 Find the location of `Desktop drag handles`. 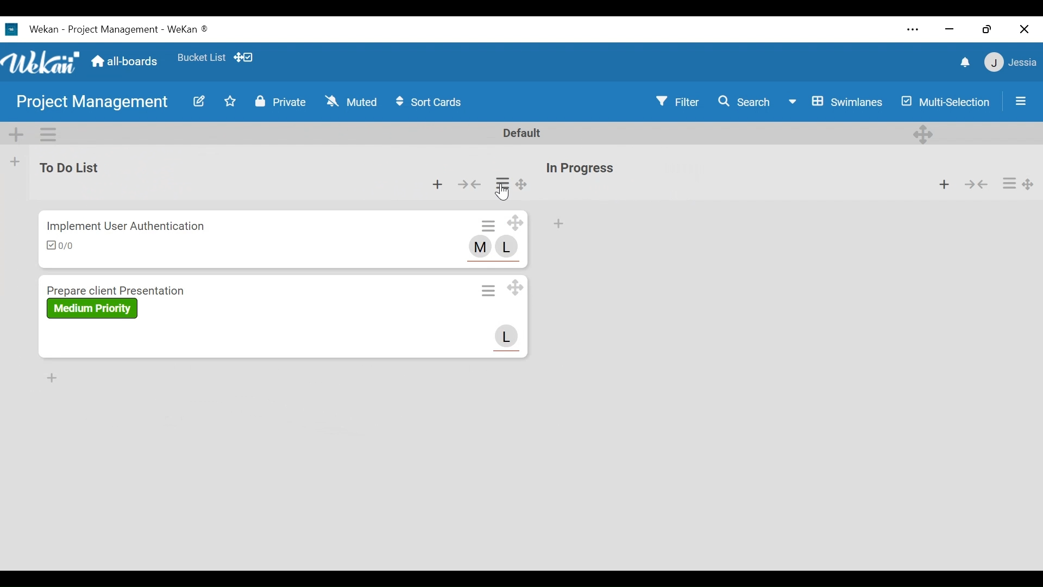

Desktop drag handles is located at coordinates (923, 133).